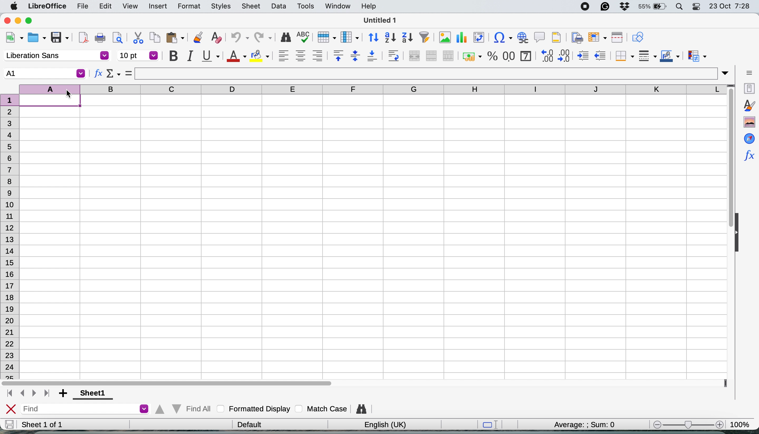 The width and height of the screenshot is (759, 434). What do you see at coordinates (191, 56) in the screenshot?
I see `italic` at bounding box center [191, 56].